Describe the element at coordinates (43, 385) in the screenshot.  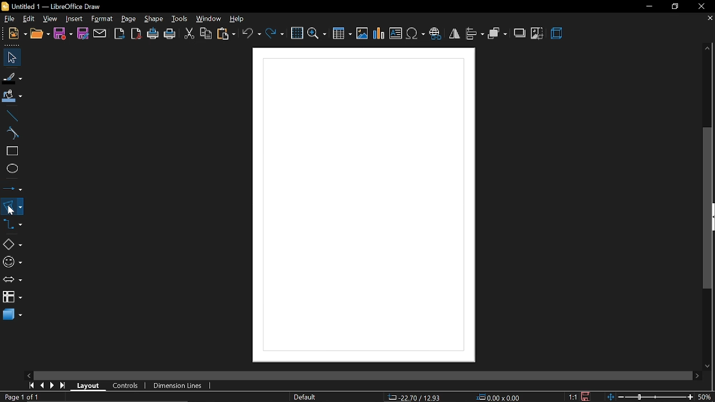
I see `previous page` at that location.